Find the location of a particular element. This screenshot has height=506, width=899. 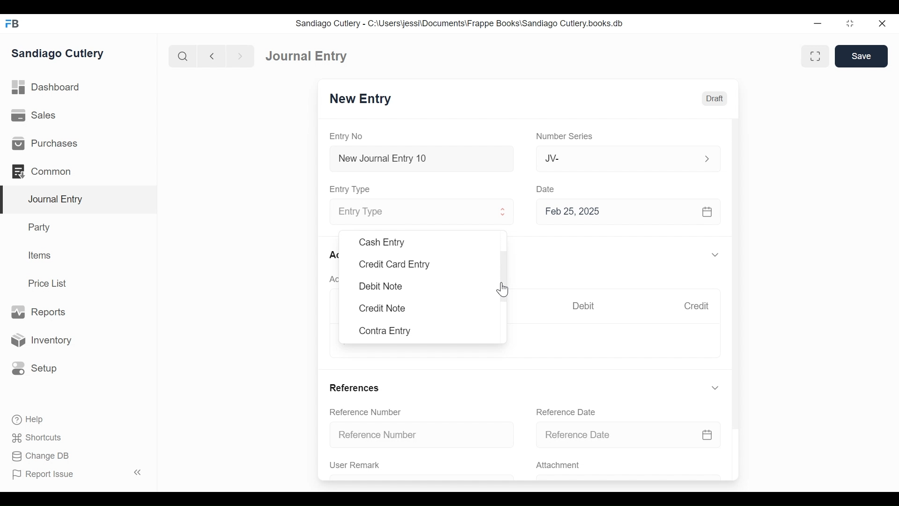

Setup is located at coordinates (35, 367).